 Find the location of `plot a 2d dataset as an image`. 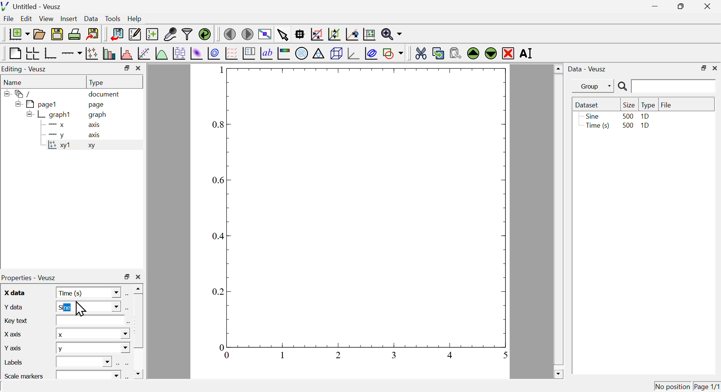

plot a 2d dataset as an image is located at coordinates (197, 53).